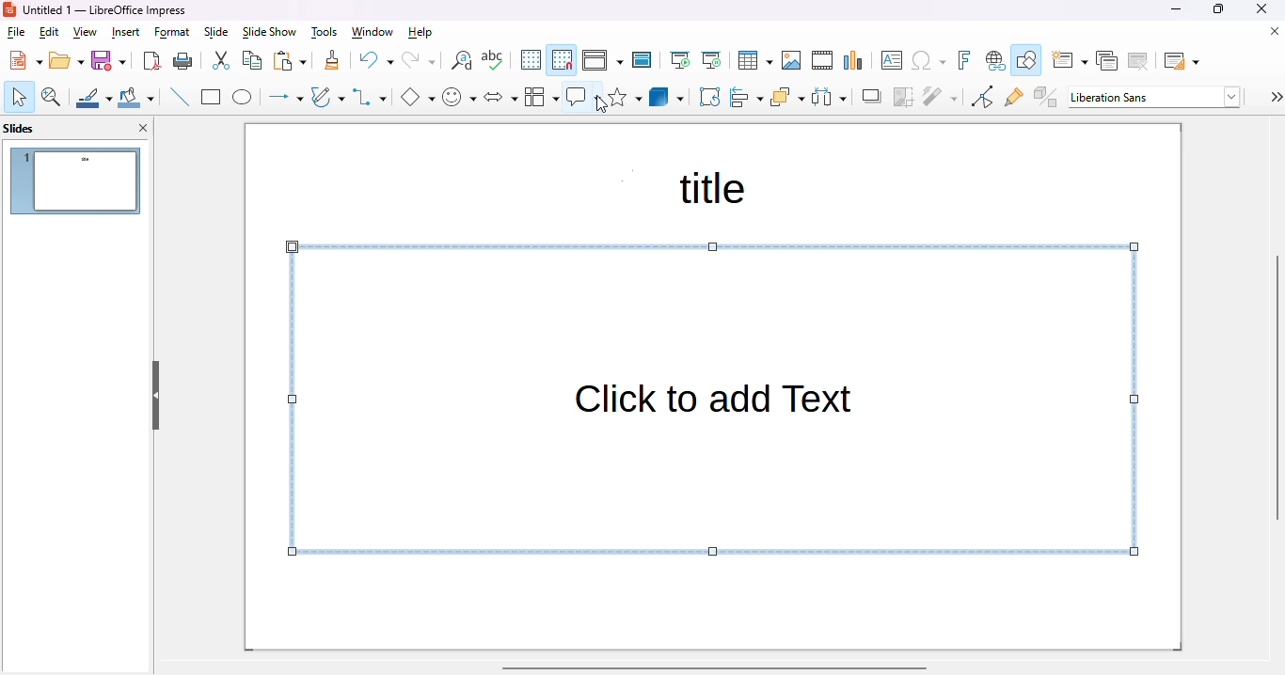 This screenshot has width=1285, height=675. What do you see at coordinates (156, 395) in the screenshot?
I see `hide` at bounding box center [156, 395].